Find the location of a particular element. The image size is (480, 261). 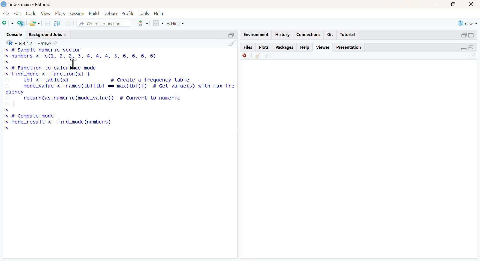

background jobs is located at coordinates (46, 35).